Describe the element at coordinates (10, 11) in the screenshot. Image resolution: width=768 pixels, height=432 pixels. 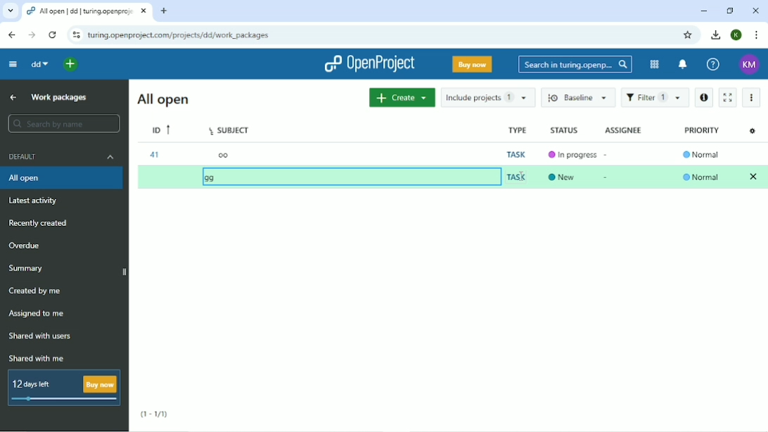
I see `Search tabs` at that location.